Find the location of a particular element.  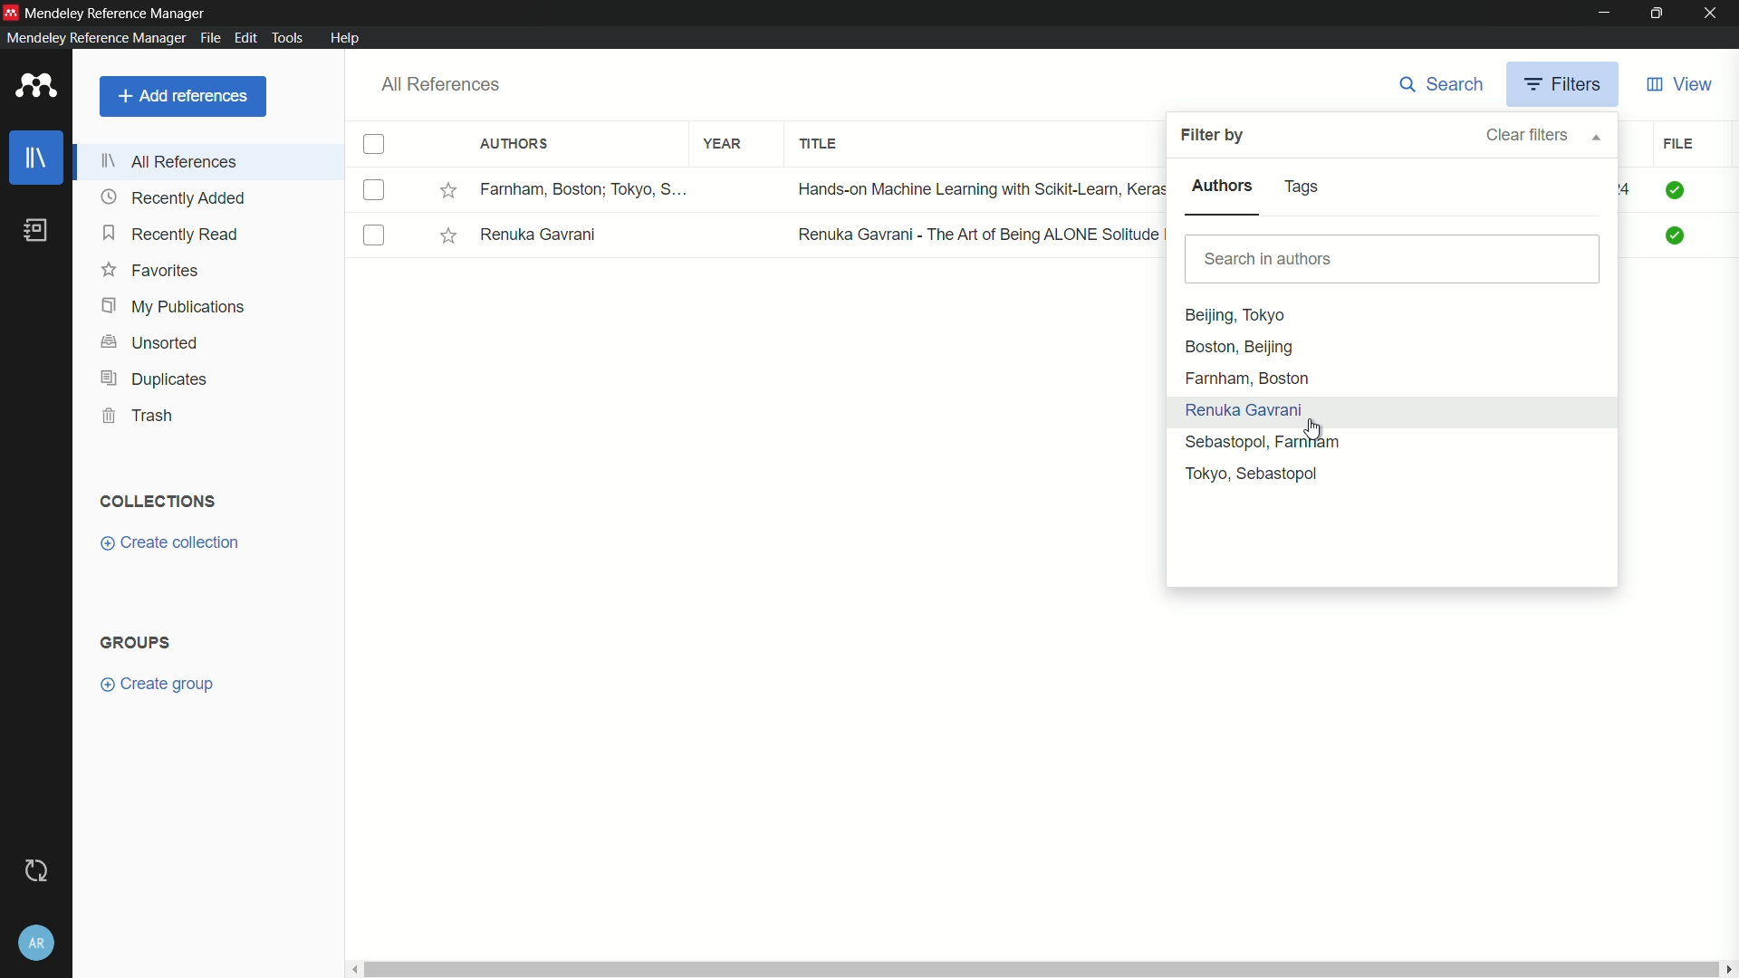

my publications is located at coordinates (175, 307).